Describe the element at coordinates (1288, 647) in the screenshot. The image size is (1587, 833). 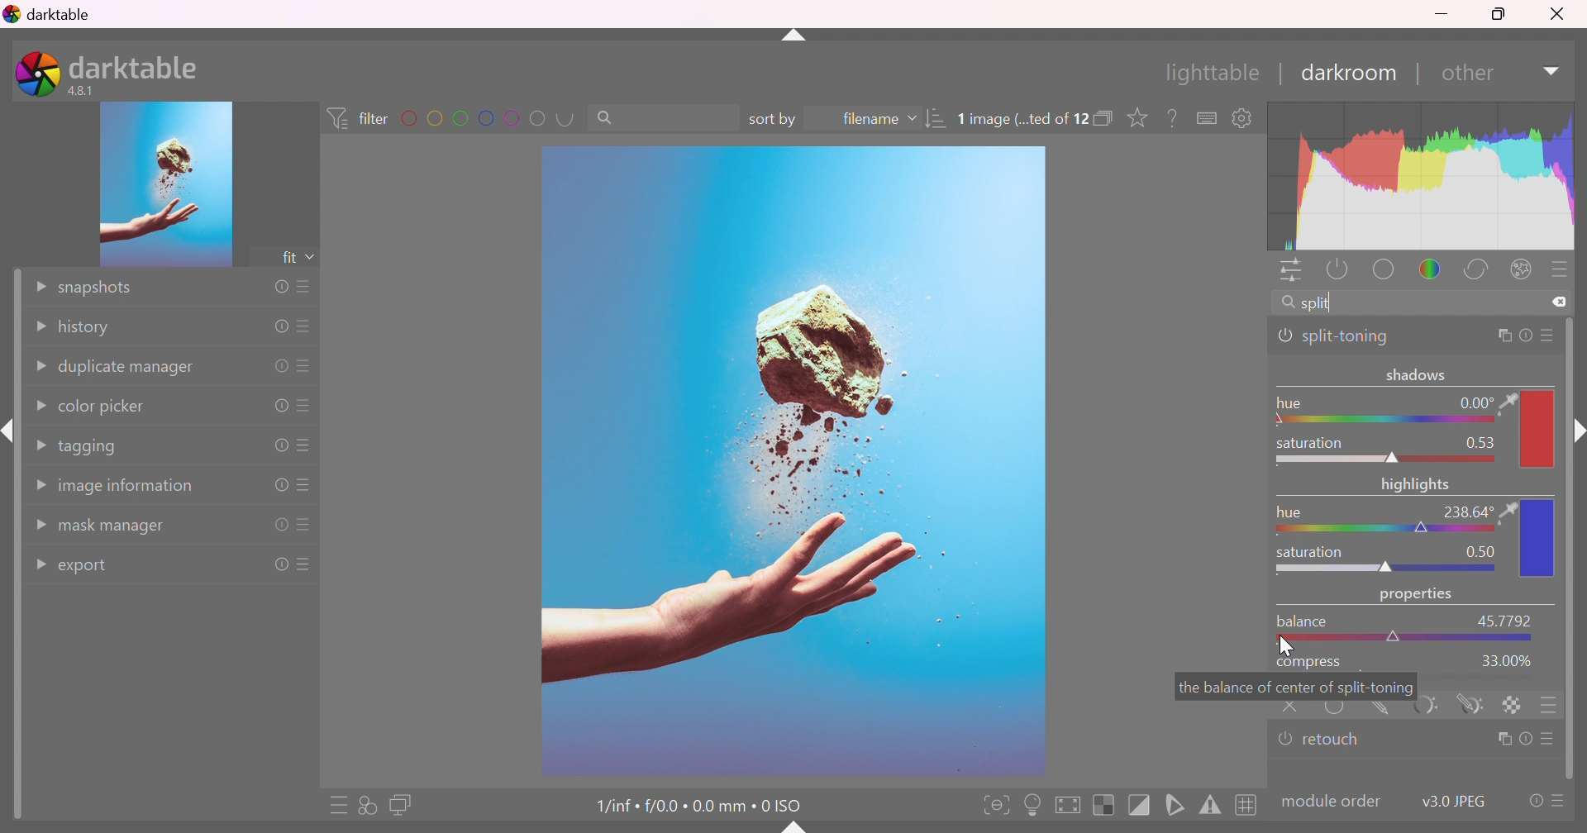
I see `cursor` at that location.